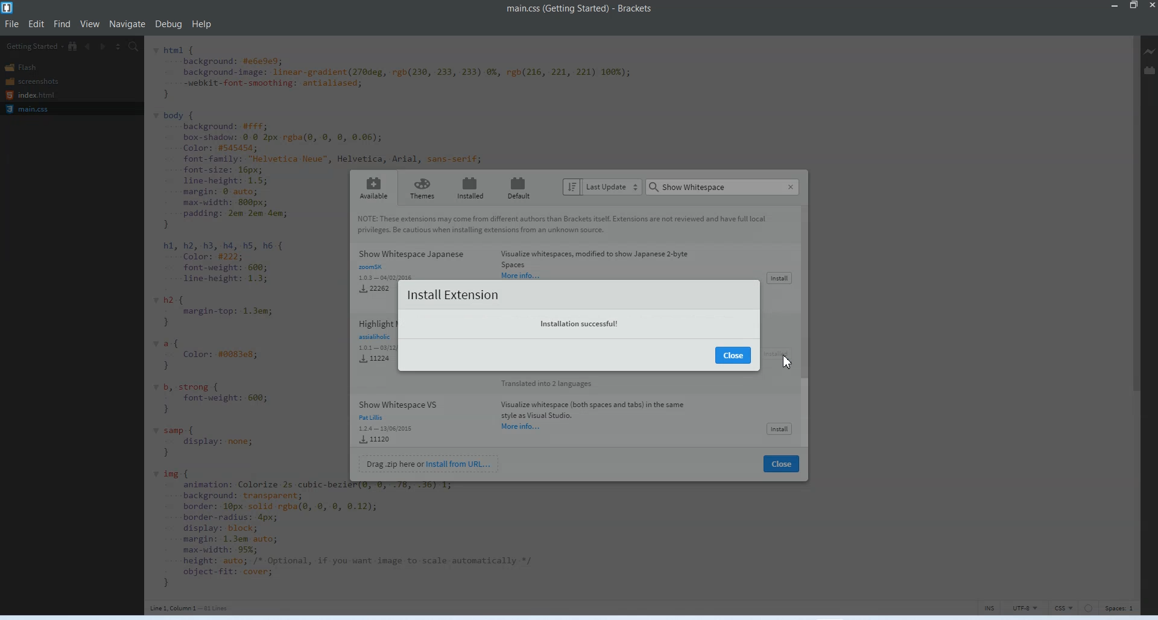 This screenshot has width=1158, height=620. I want to click on INS, so click(986, 608).